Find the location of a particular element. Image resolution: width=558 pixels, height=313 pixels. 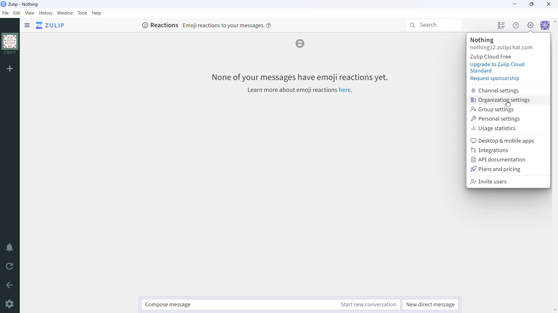

api documentation is located at coordinates (508, 160).